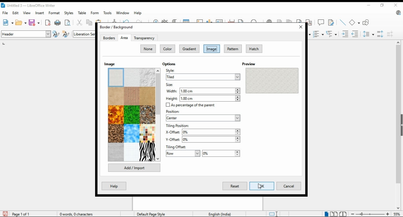 This screenshot has width=403, height=217. Describe the element at coordinates (115, 20) in the screenshot. I see `clone formatting` at that location.